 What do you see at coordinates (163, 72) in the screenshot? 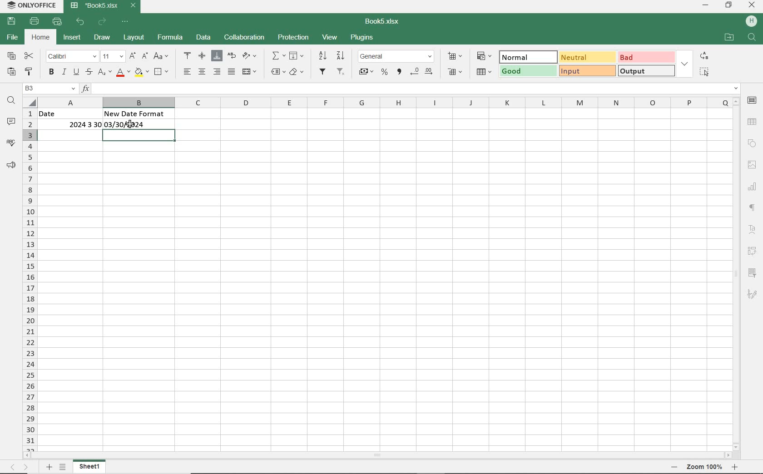
I see `BORDERS` at bounding box center [163, 72].